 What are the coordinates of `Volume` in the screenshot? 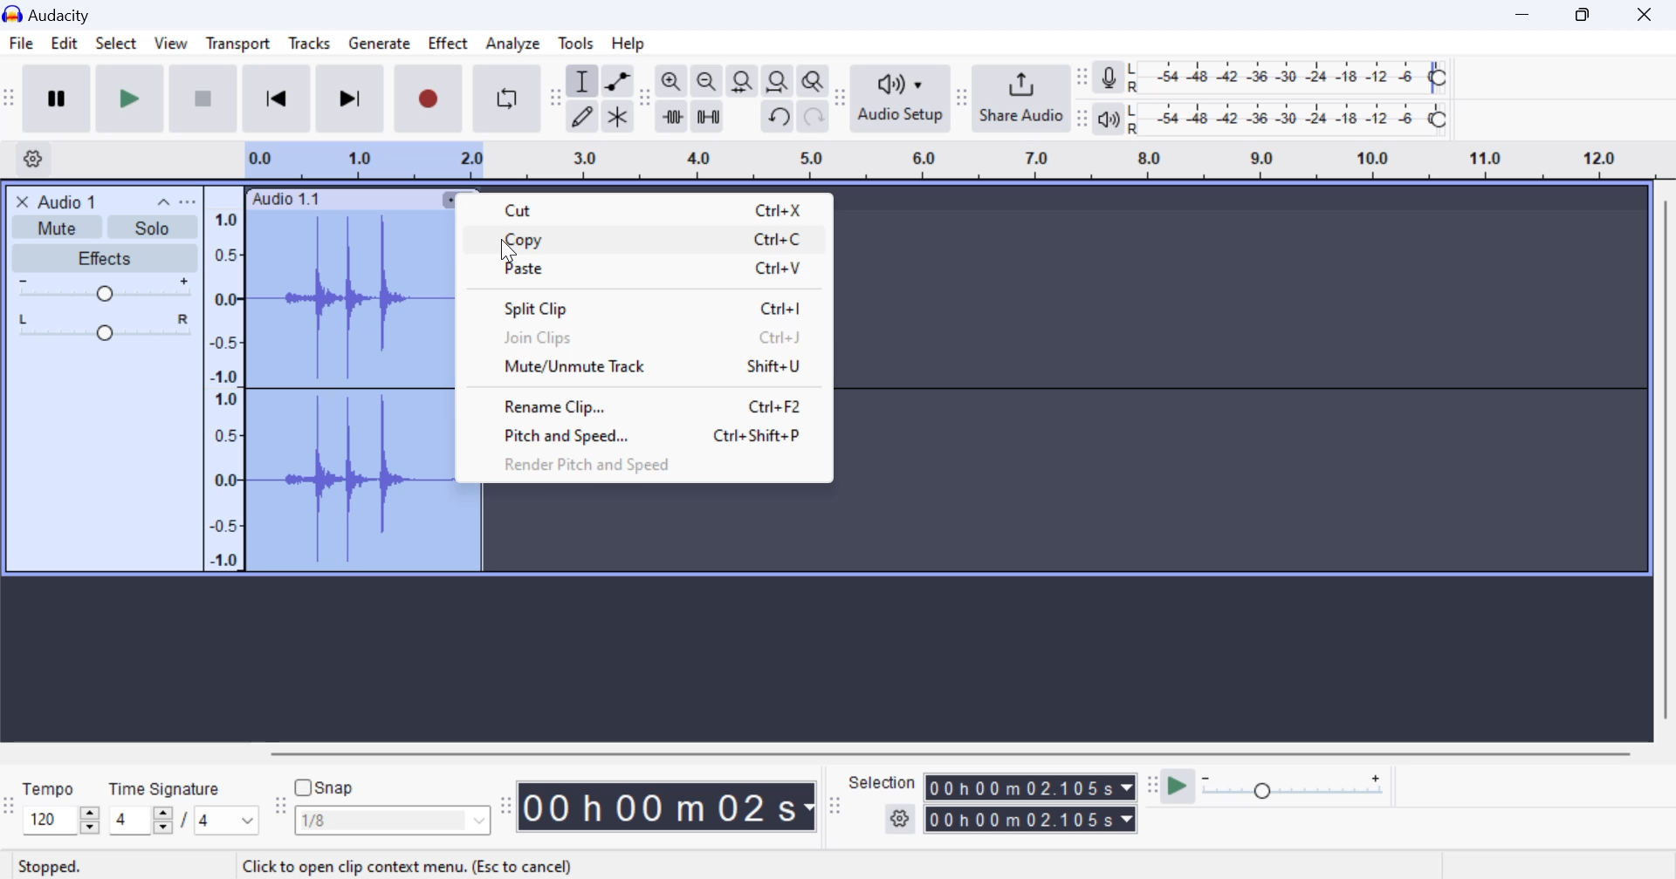 It's located at (101, 290).